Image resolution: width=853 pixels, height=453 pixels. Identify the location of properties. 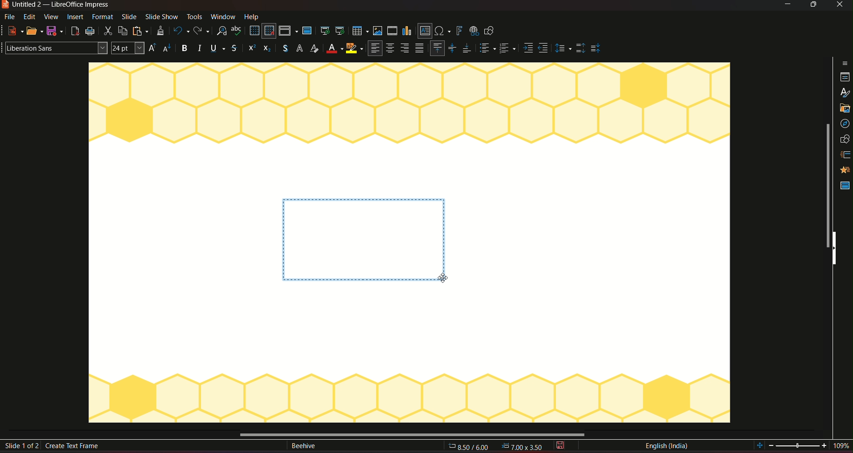
(844, 60).